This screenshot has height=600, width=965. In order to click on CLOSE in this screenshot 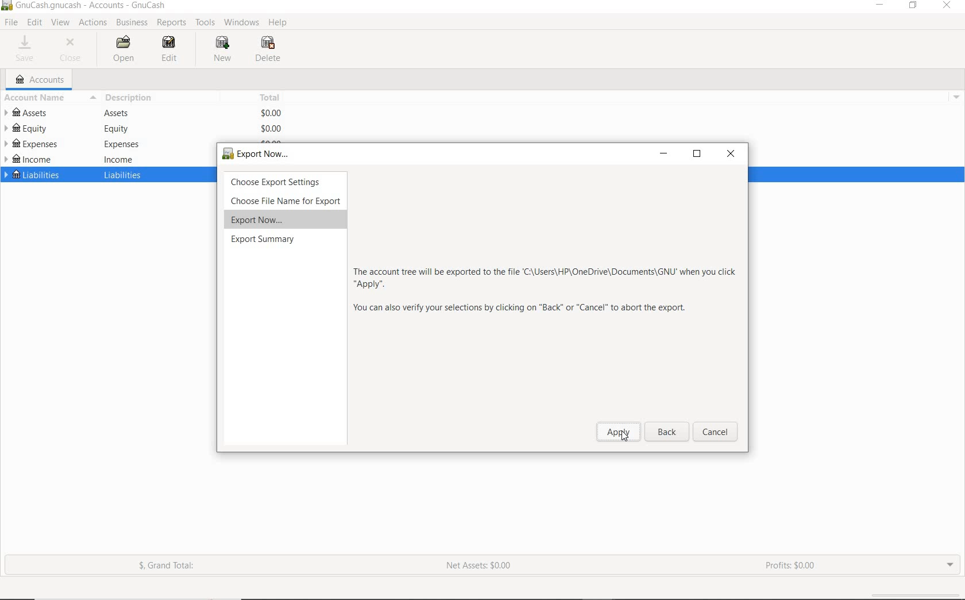, I will do `click(947, 6)`.